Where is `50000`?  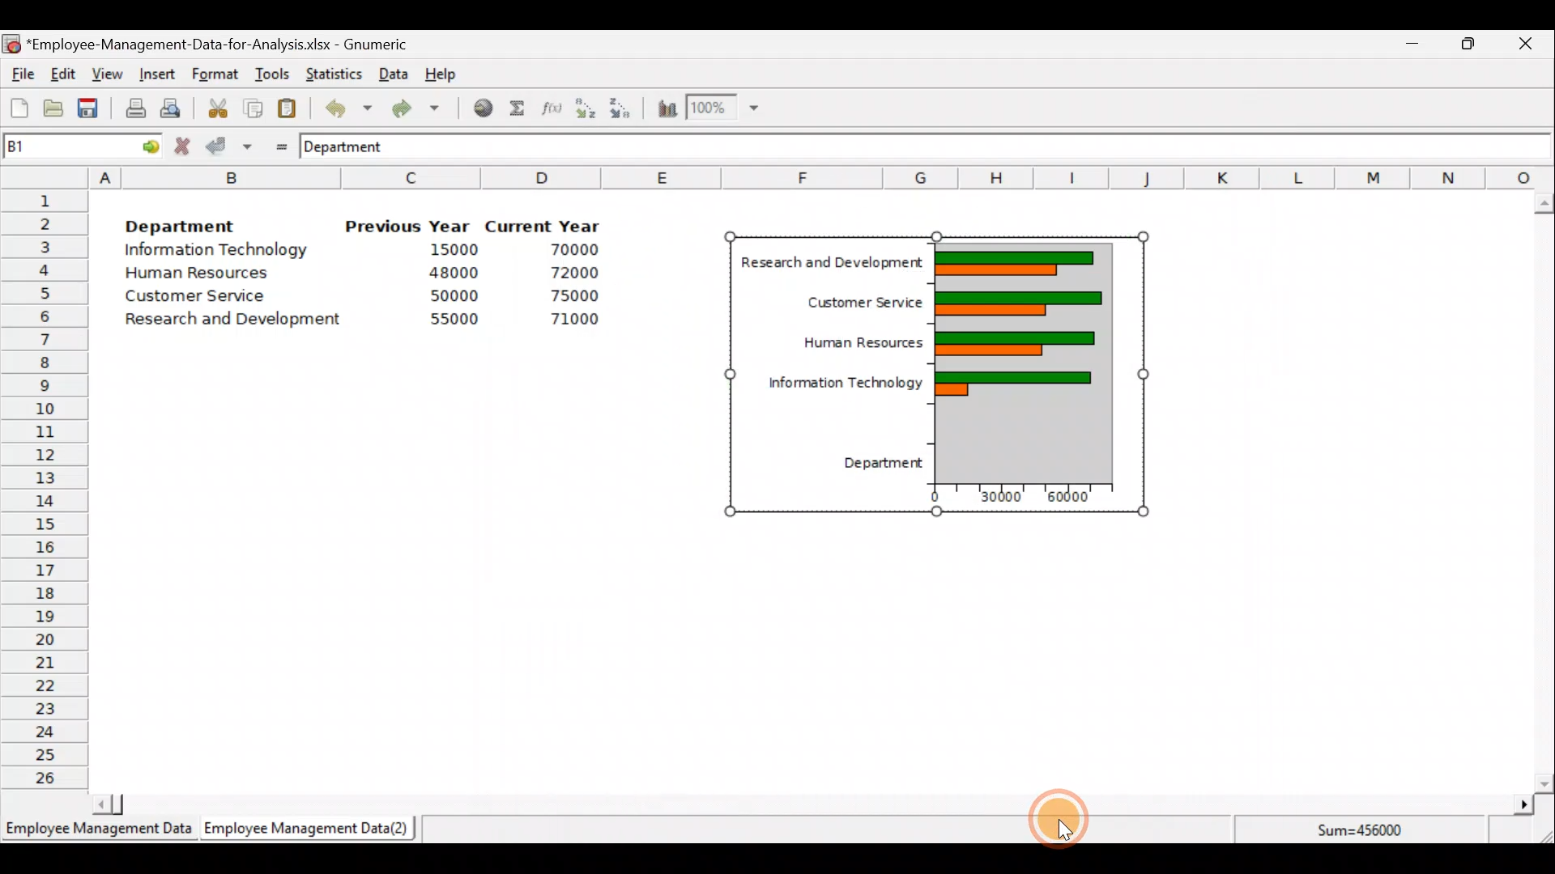 50000 is located at coordinates (458, 295).